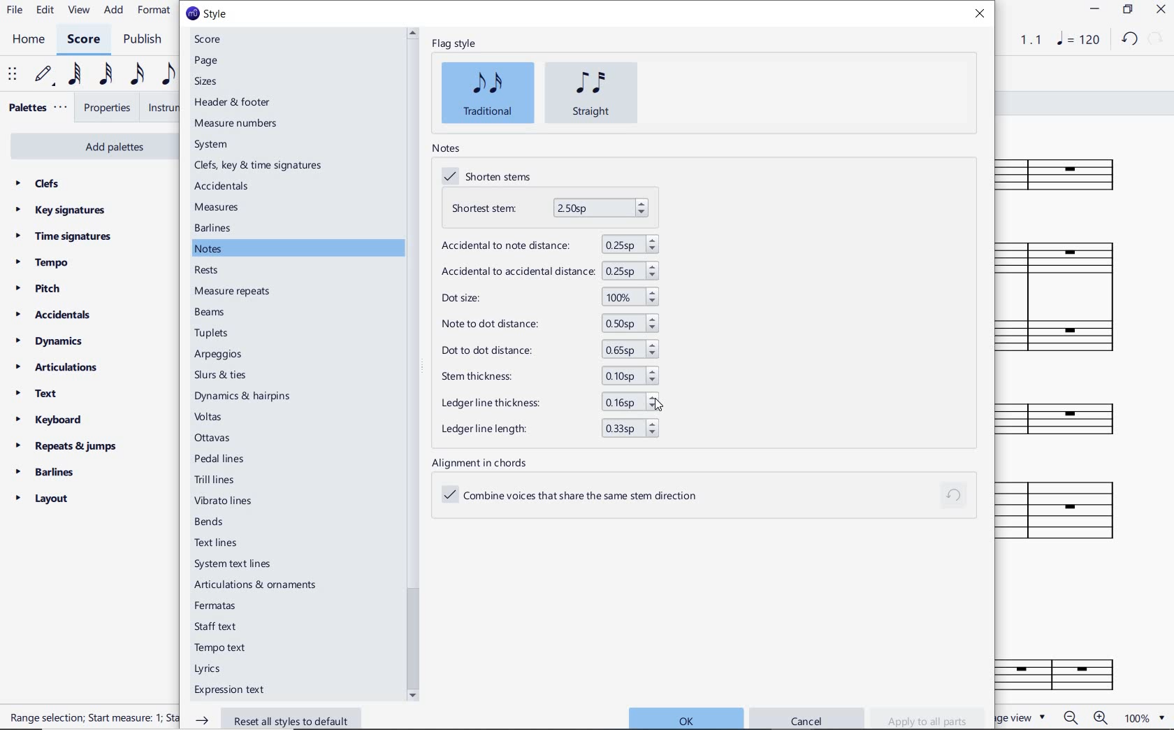  What do you see at coordinates (215, 417) in the screenshot?
I see `voltas` at bounding box center [215, 417].